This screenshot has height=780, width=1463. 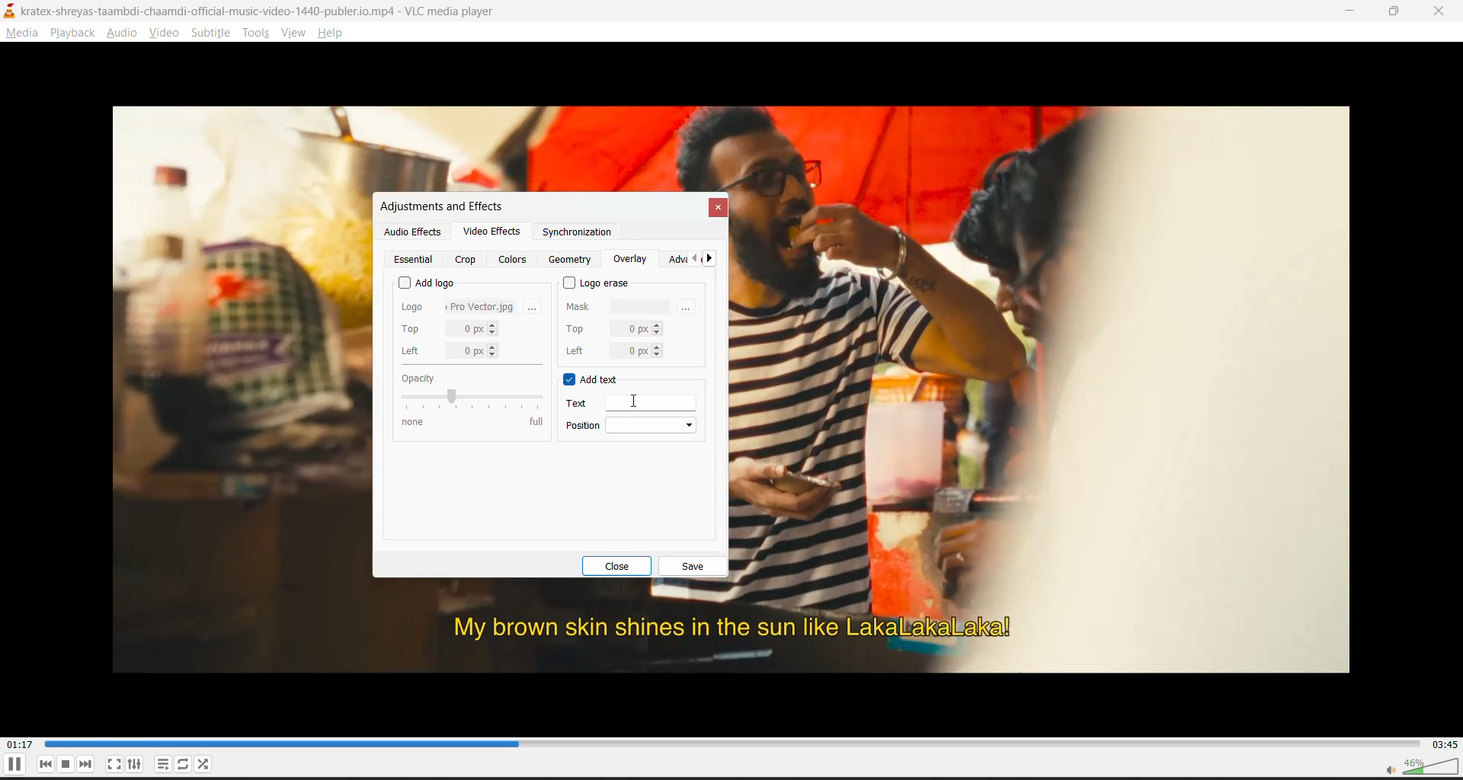 What do you see at coordinates (205, 765) in the screenshot?
I see `random` at bounding box center [205, 765].